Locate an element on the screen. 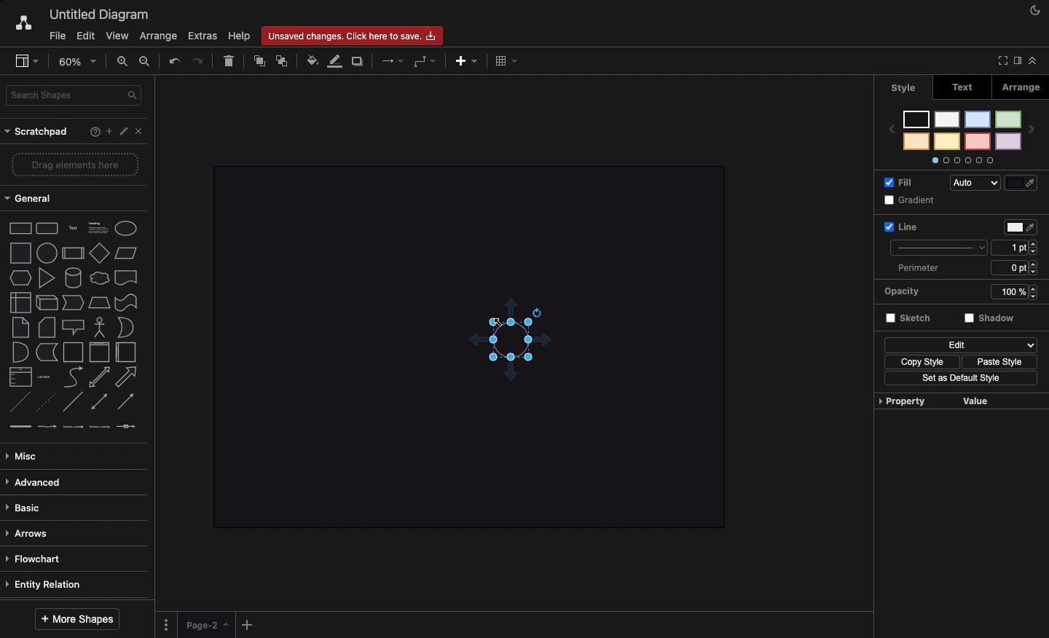 The image size is (1049, 638). Sketch is located at coordinates (910, 319).